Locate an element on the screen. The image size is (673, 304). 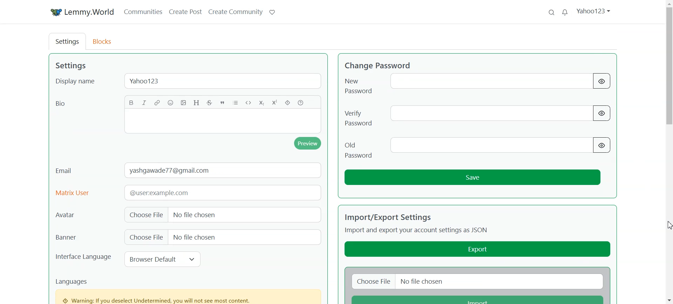
Lemmy.world is located at coordinates (80, 11).